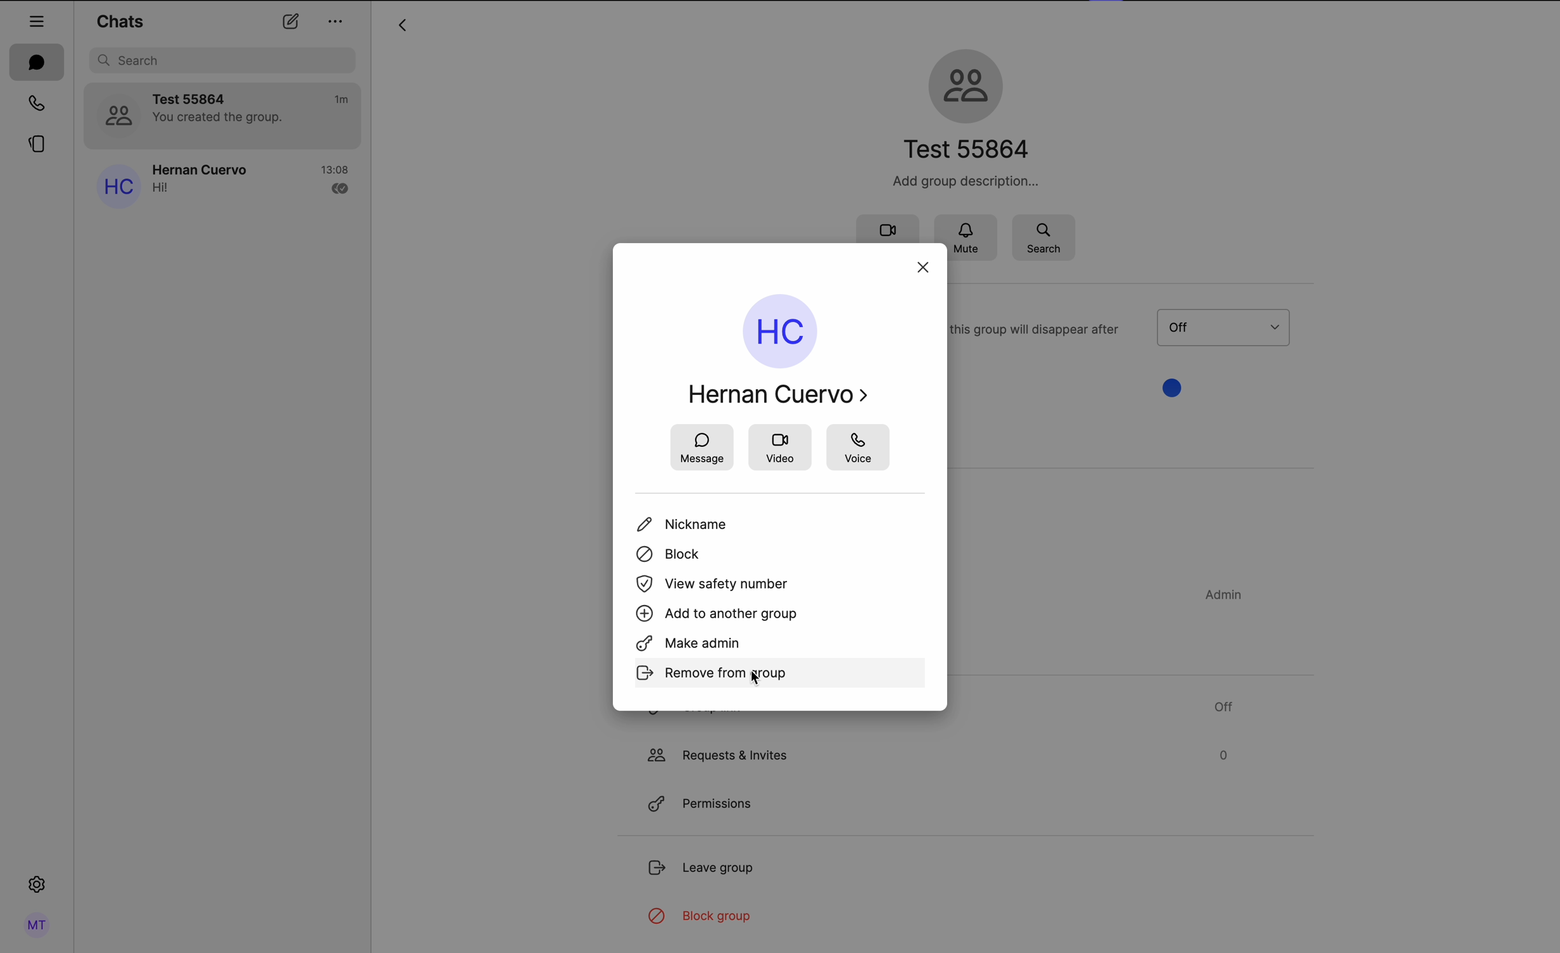 The image size is (1560, 953). I want to click on chats, so click(120, 20).